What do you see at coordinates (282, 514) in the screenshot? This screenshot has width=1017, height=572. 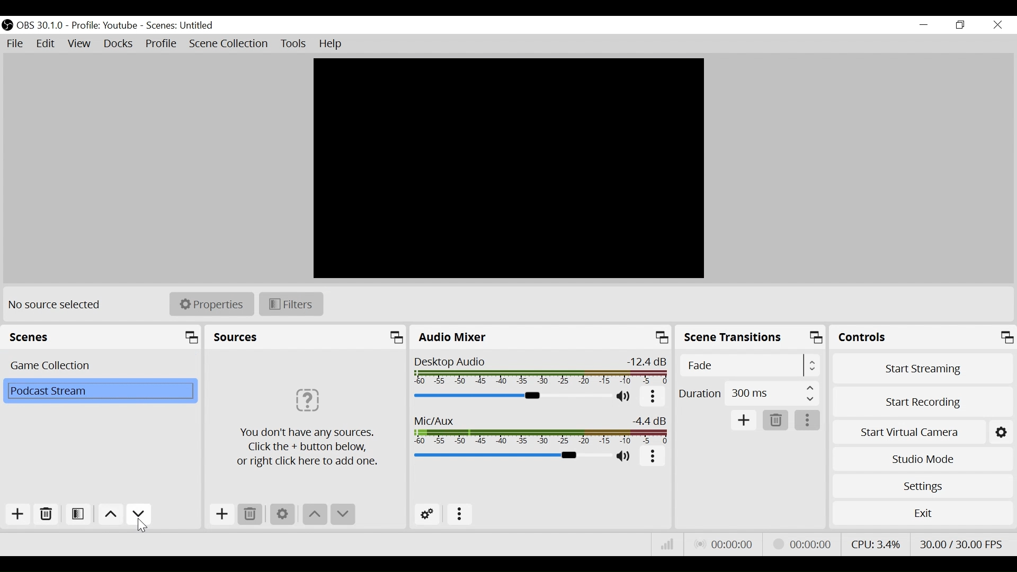 I see `Settings` at bounding box center [282, 514].